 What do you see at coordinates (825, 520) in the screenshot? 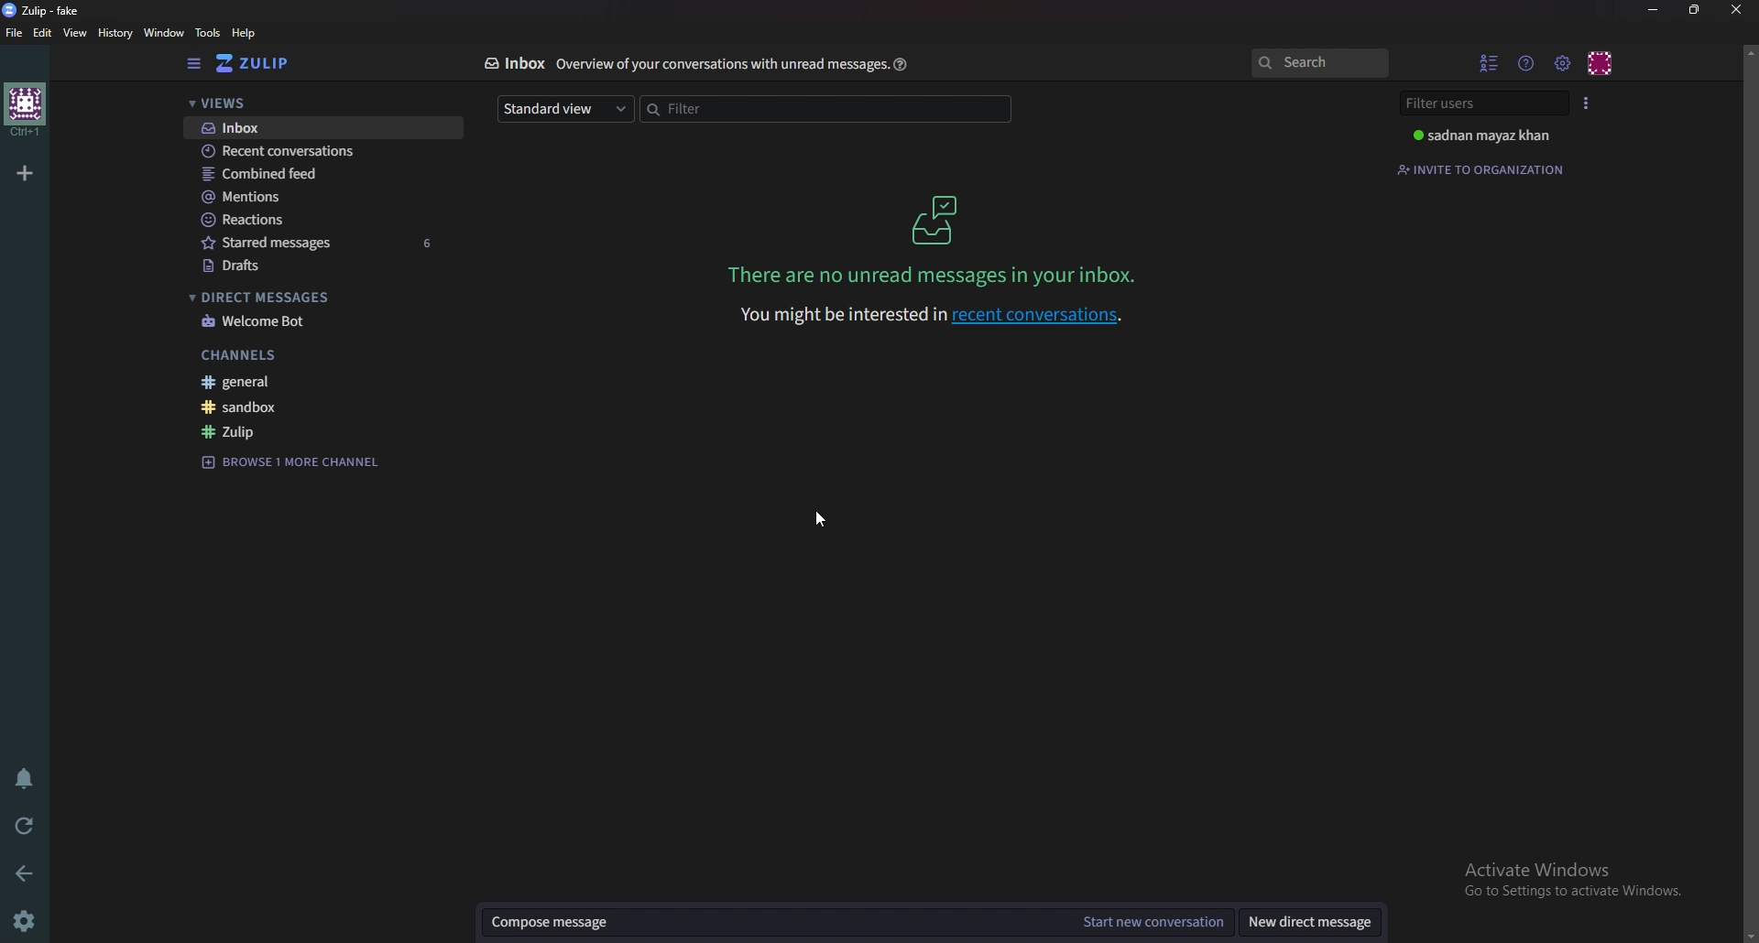
I see `Cursor` at bounding box center [825, 520].